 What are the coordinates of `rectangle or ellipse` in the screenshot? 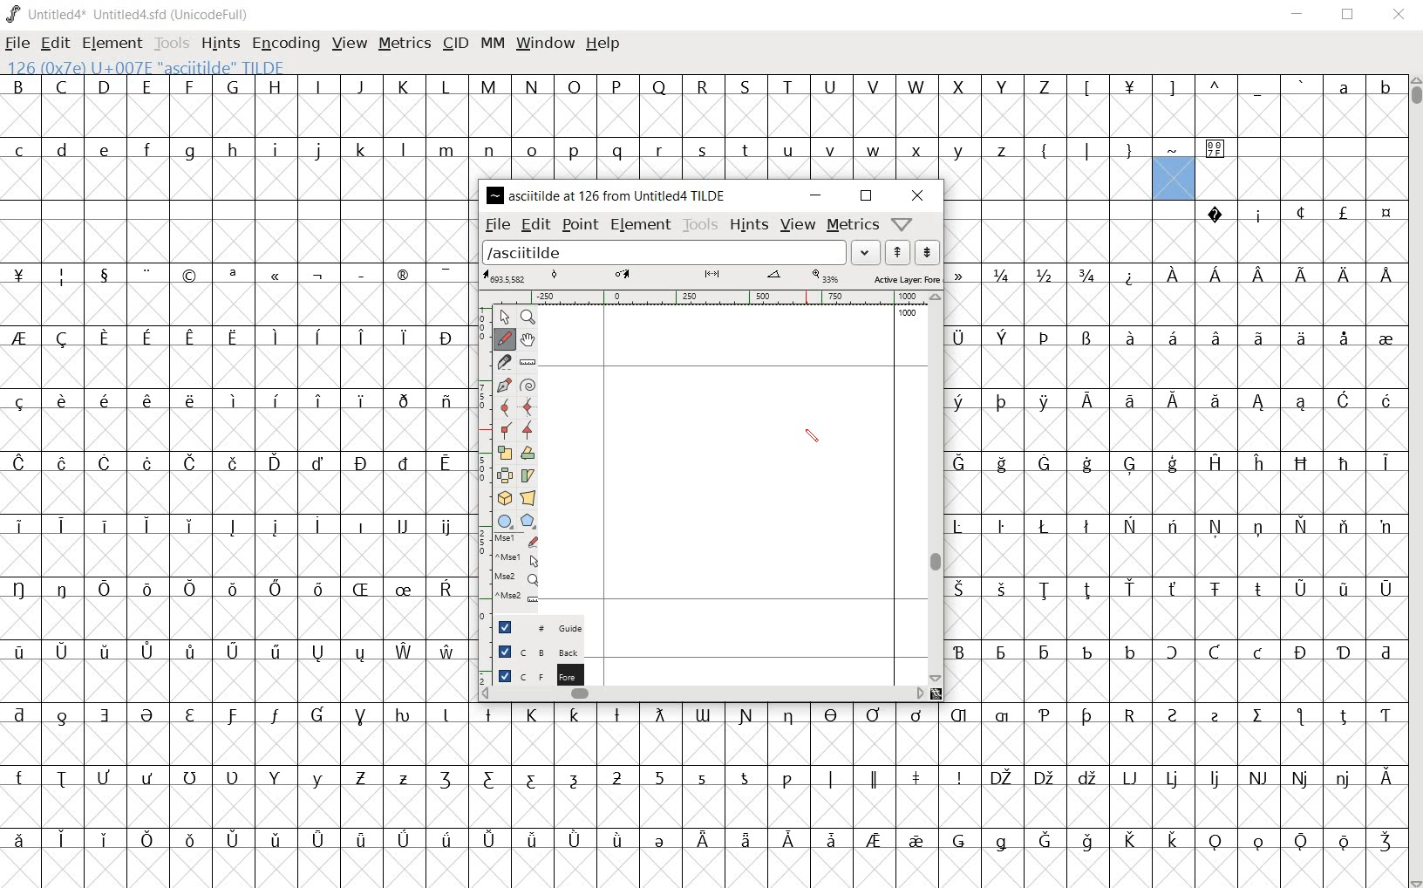 It's located at (504, 522).